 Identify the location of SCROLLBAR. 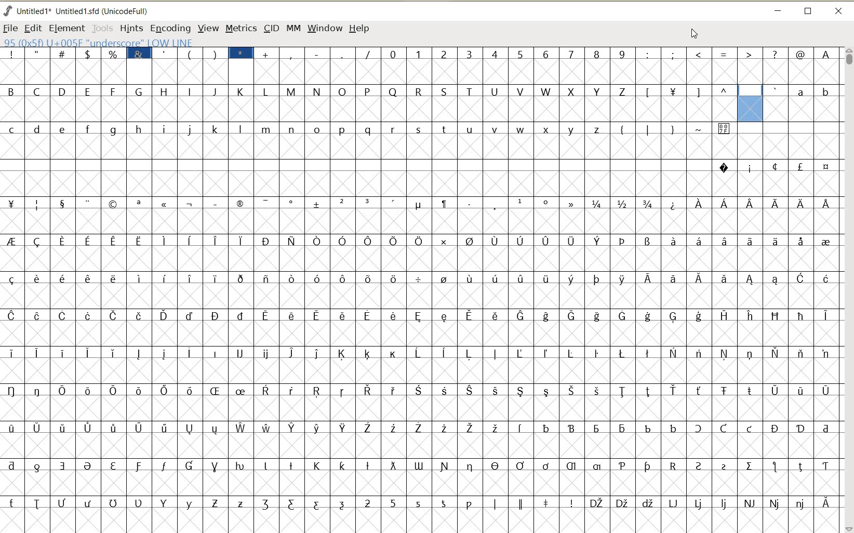
(848, 290).